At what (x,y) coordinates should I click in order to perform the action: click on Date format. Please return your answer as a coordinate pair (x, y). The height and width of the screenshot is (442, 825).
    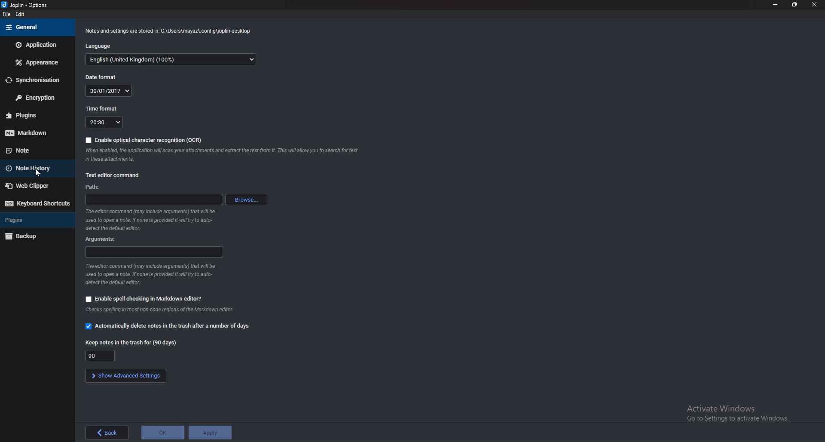
    Looking at the image, I should click on (104, 77).